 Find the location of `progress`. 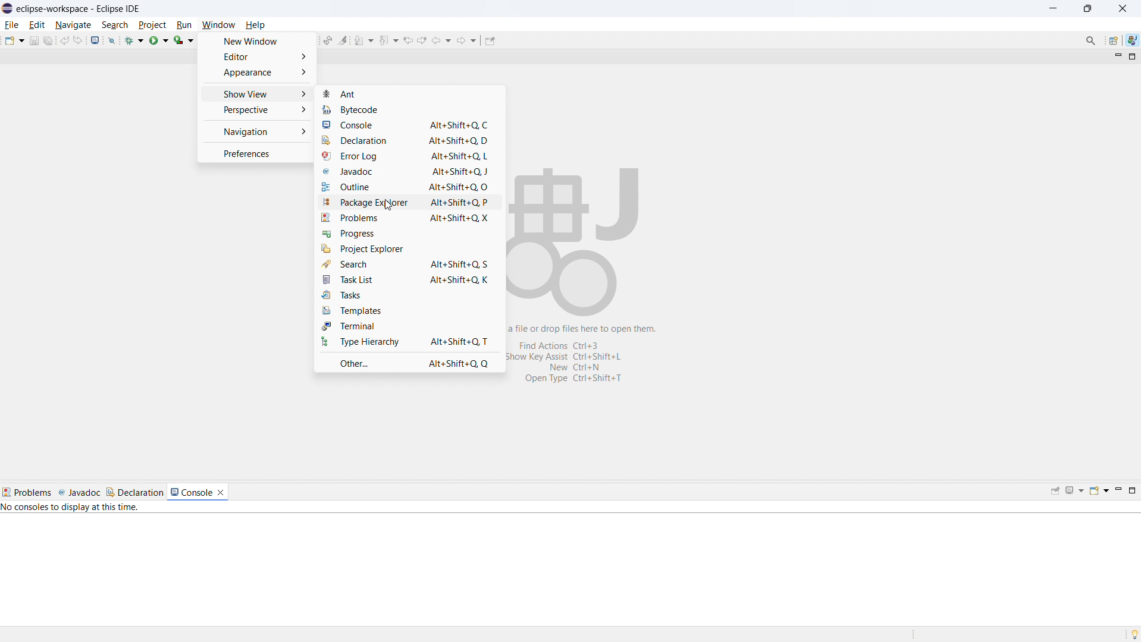

progress is located at coordinates (409, 233).